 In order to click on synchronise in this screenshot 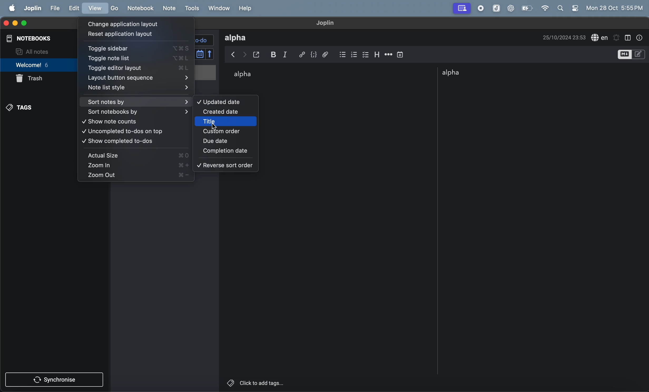, I will do `click(56, 381)`.